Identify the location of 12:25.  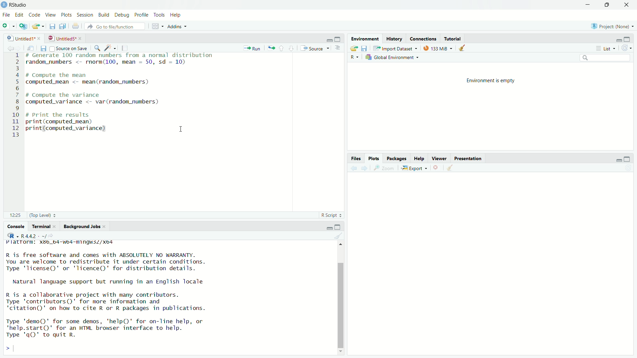
(13, 215).